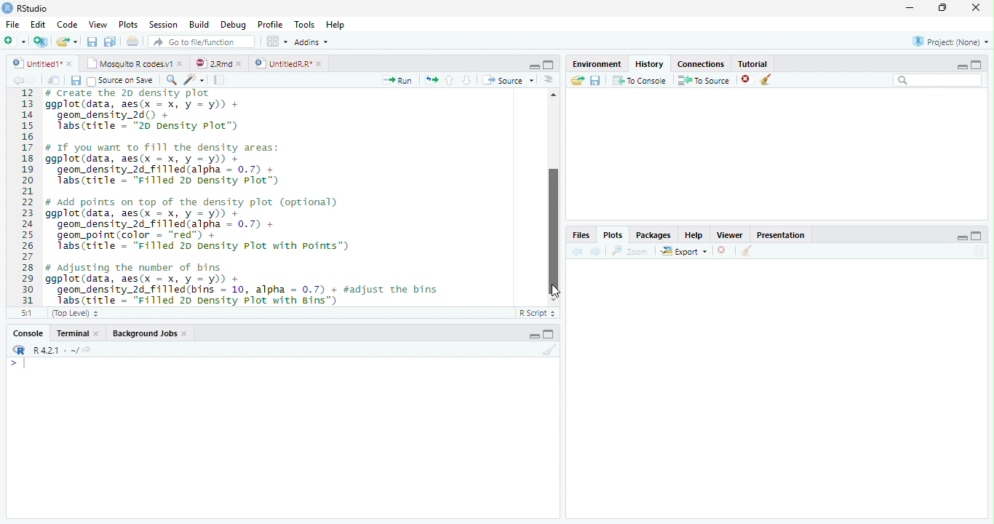 This screenshot has height=524, width=994. What do you see at coordinates (612, 234) in the screenshot?
I see `Plots` at bounding box center [612, 234].